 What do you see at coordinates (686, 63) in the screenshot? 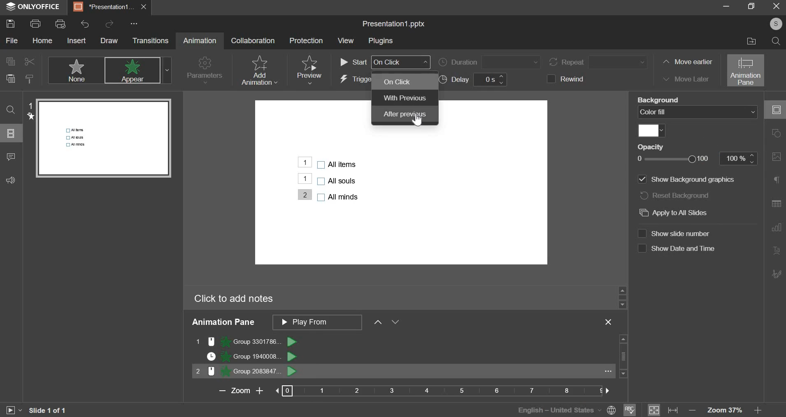
I see `move earlier` at bounding box center [686, 63].